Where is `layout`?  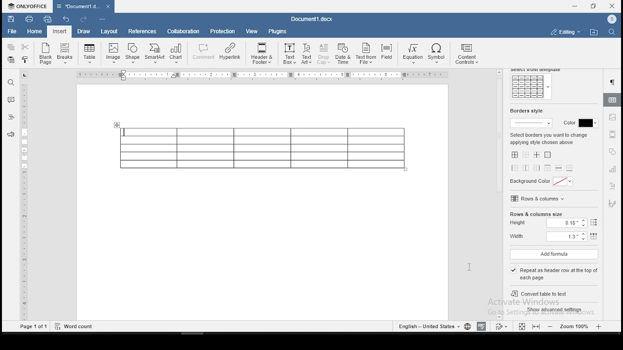 layout is located at coordinates (109, 32).